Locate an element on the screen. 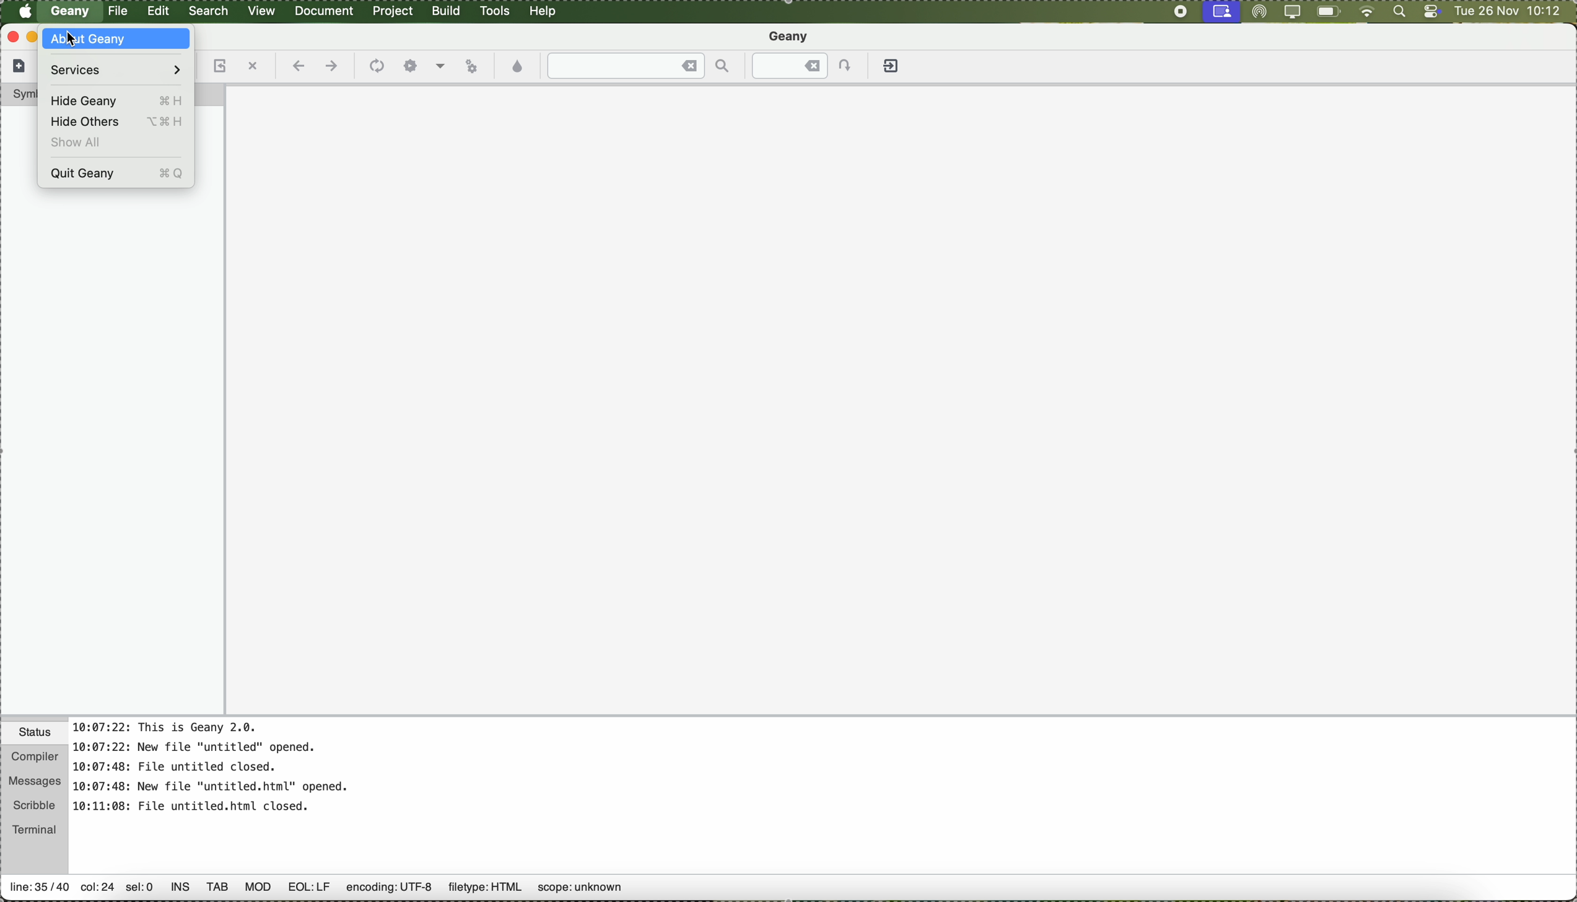 The image size is (1577, 902). stop recording is located at coordinates (1179, 12).